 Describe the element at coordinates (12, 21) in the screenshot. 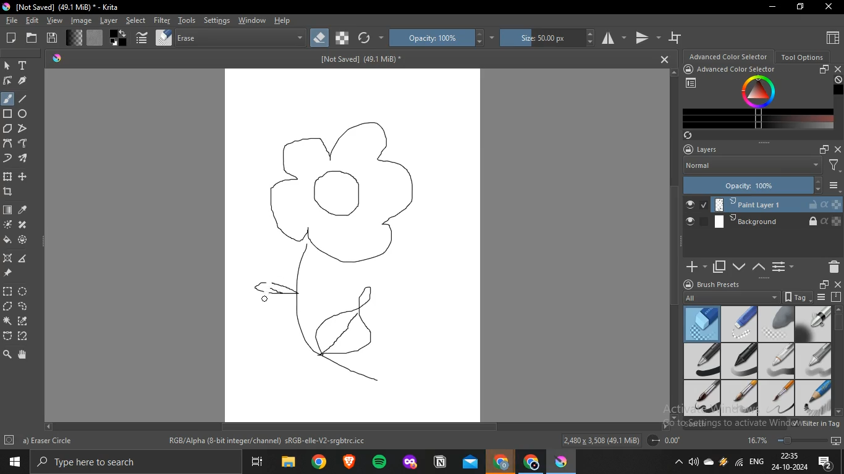

I see `file` at that location.